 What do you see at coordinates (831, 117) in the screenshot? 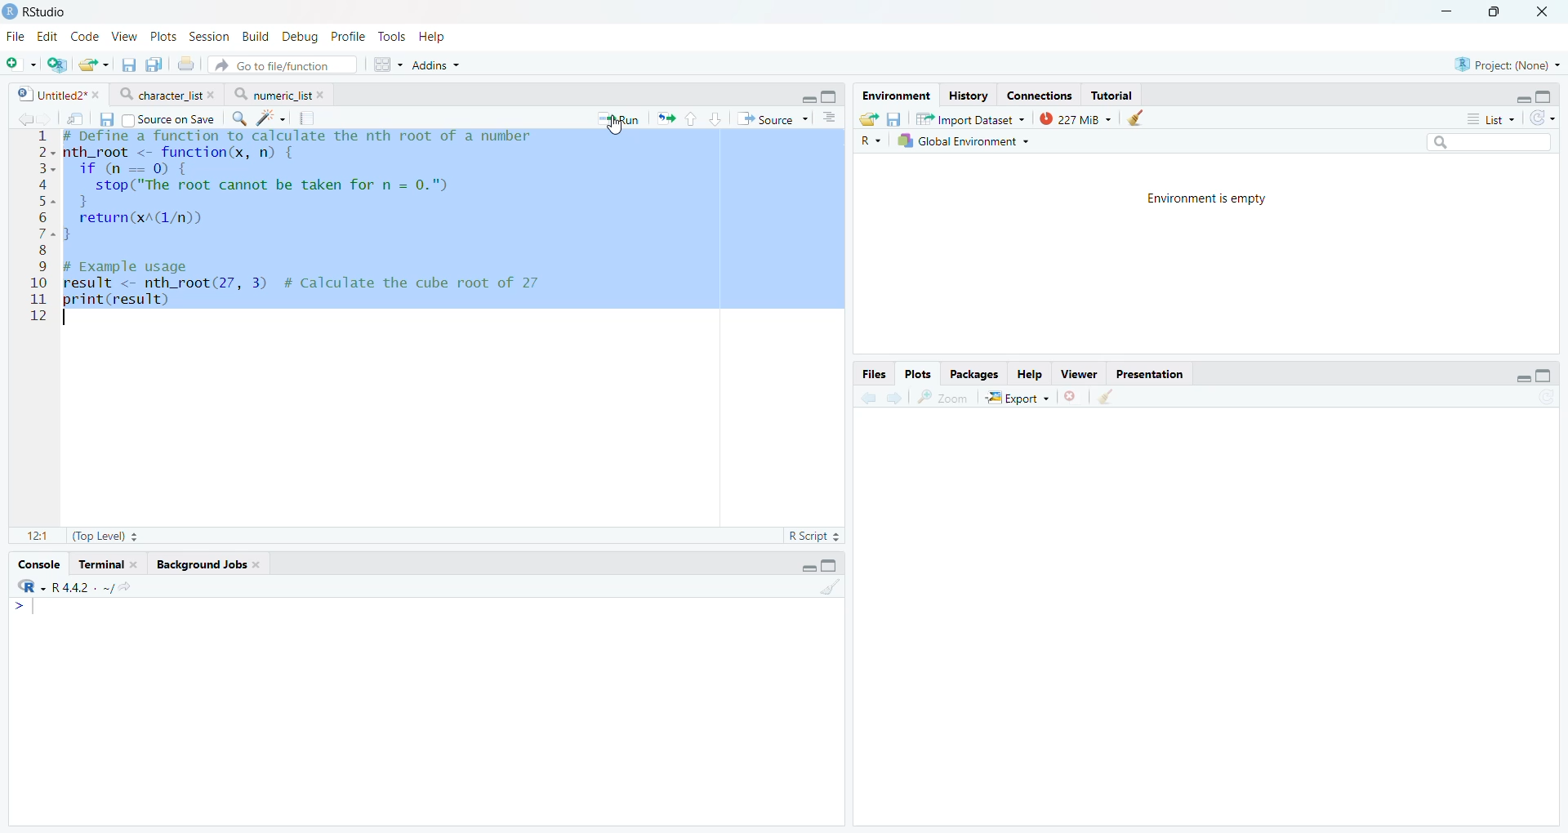
I see `Show document outline` at bounding box center [831, 117].